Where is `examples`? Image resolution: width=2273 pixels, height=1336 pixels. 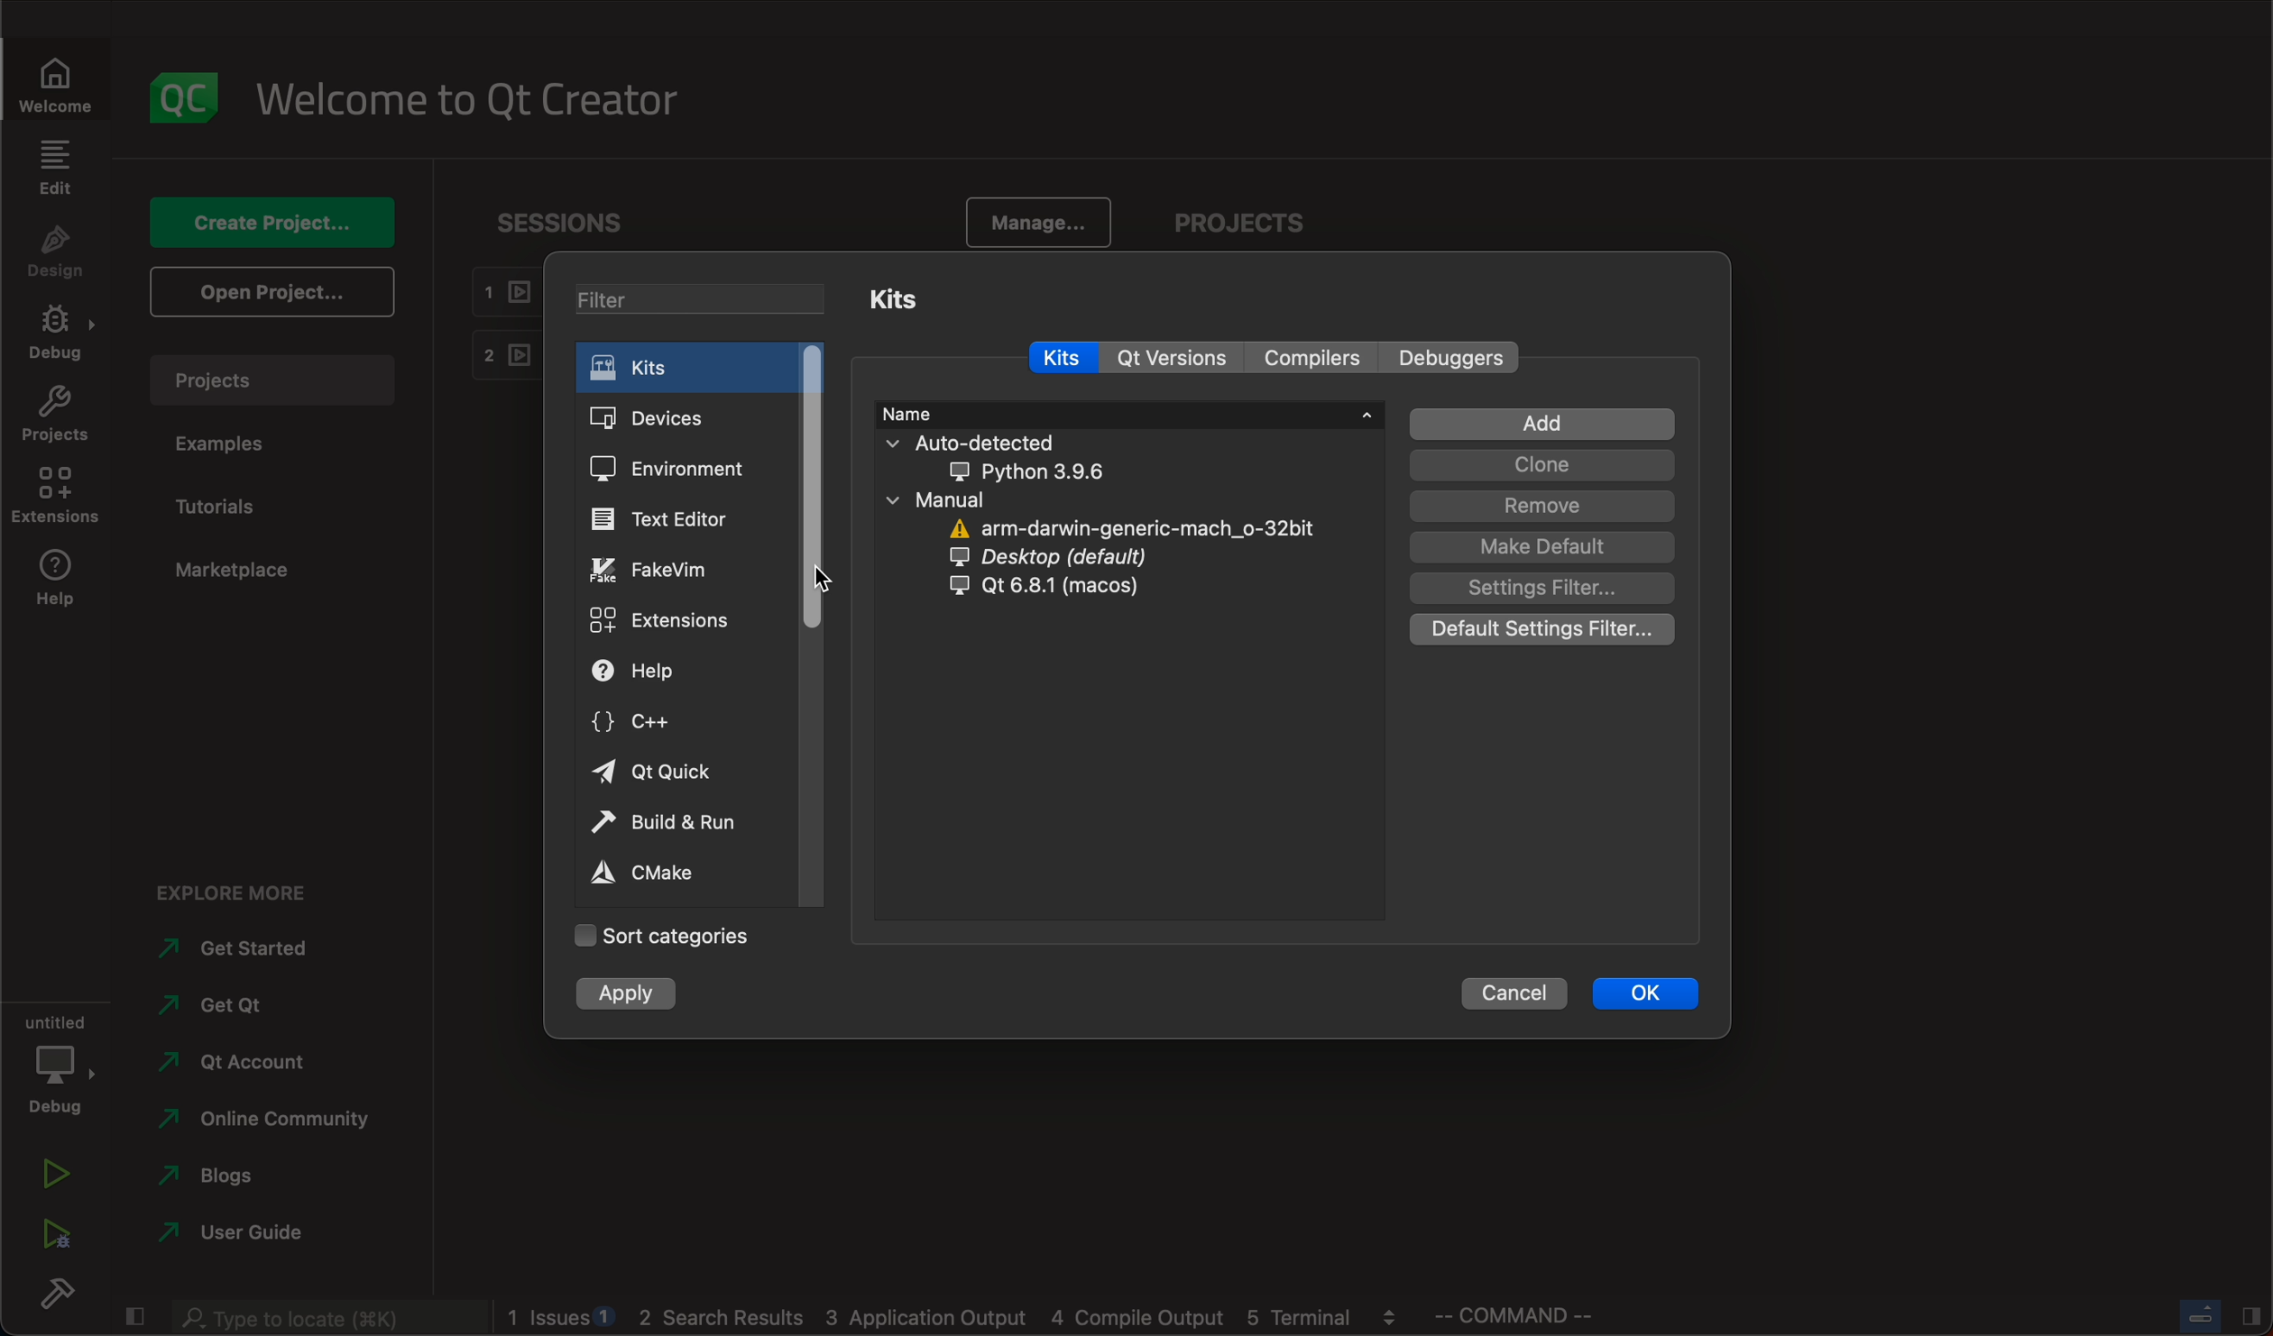
examples is located at coordinates (237, 444).